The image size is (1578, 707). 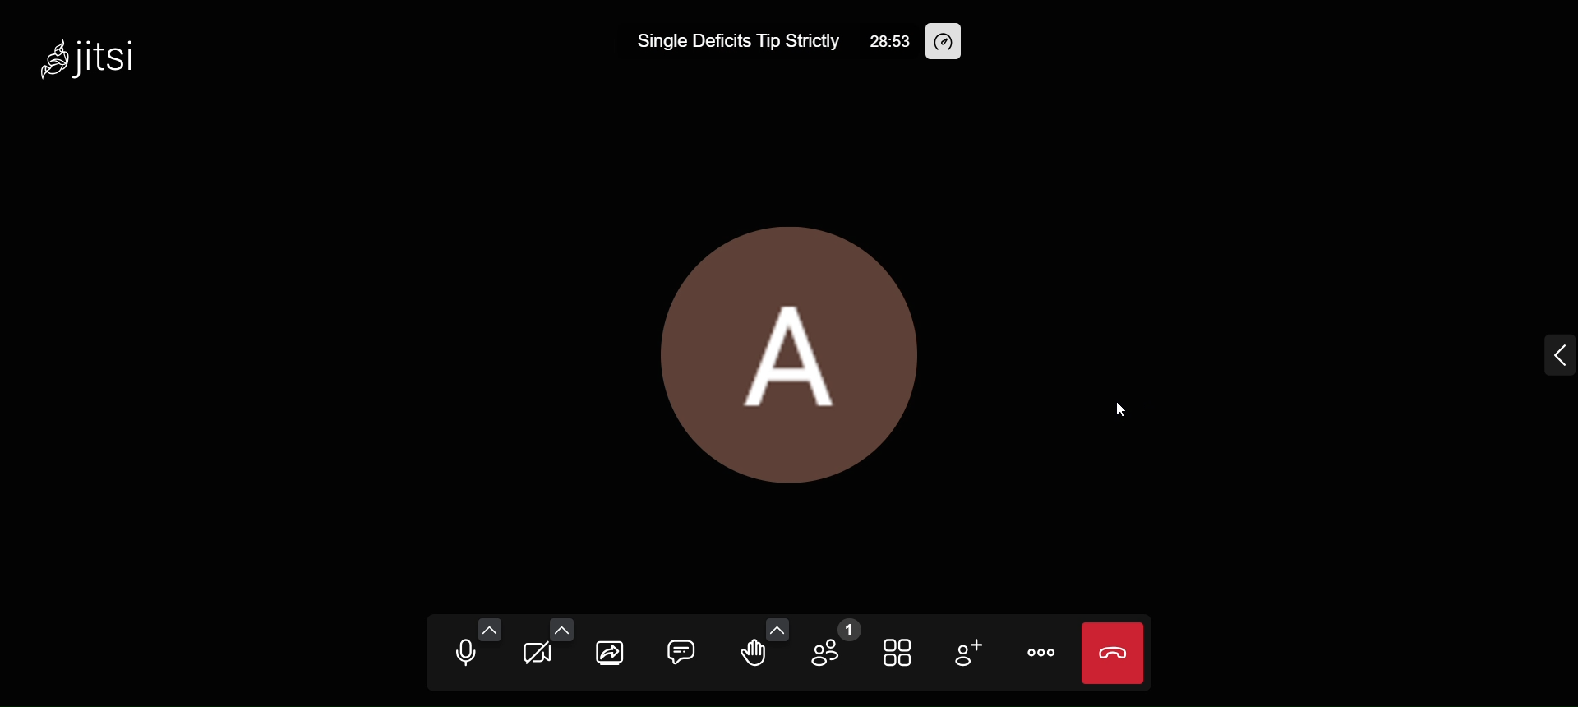 I want to click on more actions, so click(x=1045, y=654).